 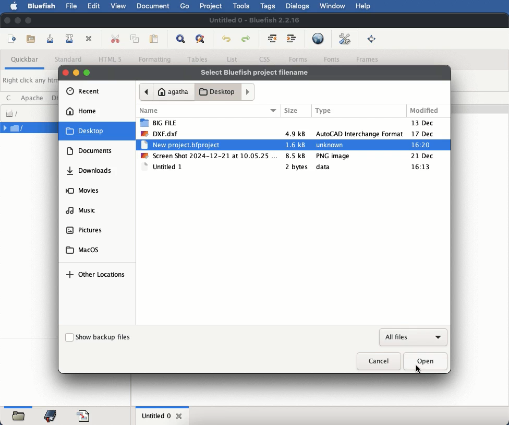 What do you see at coordinates (180, 418) in the screenshot?
I see `close` at bounding box center [180, 418].